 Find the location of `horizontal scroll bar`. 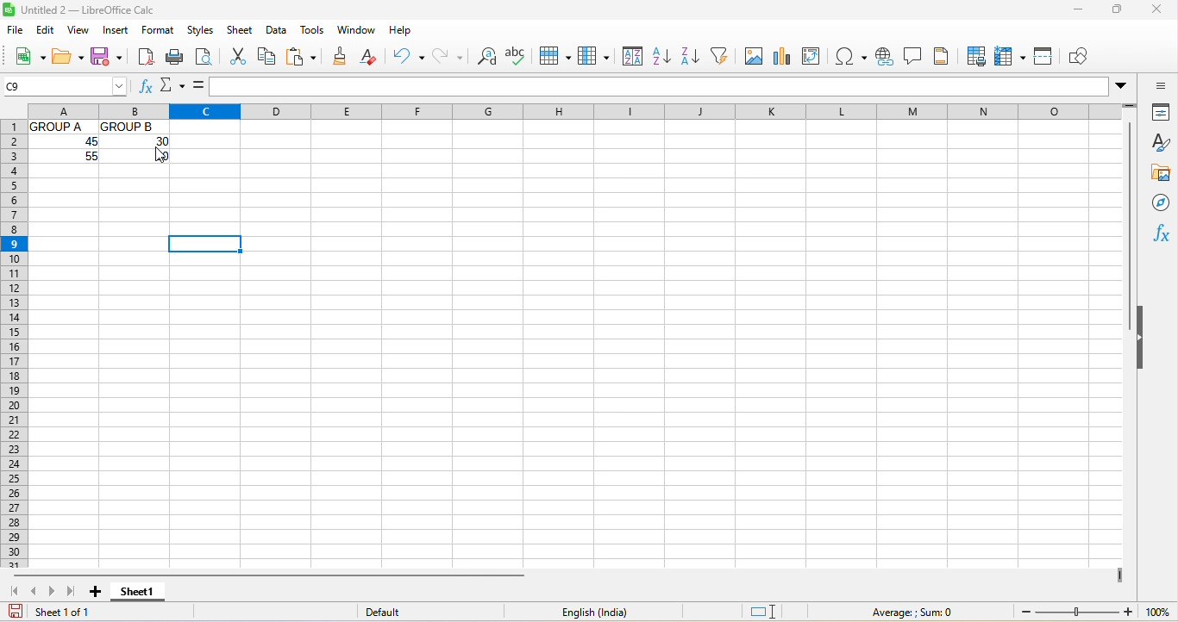

horizontal scroll bar is located at coordinates (267, 575).